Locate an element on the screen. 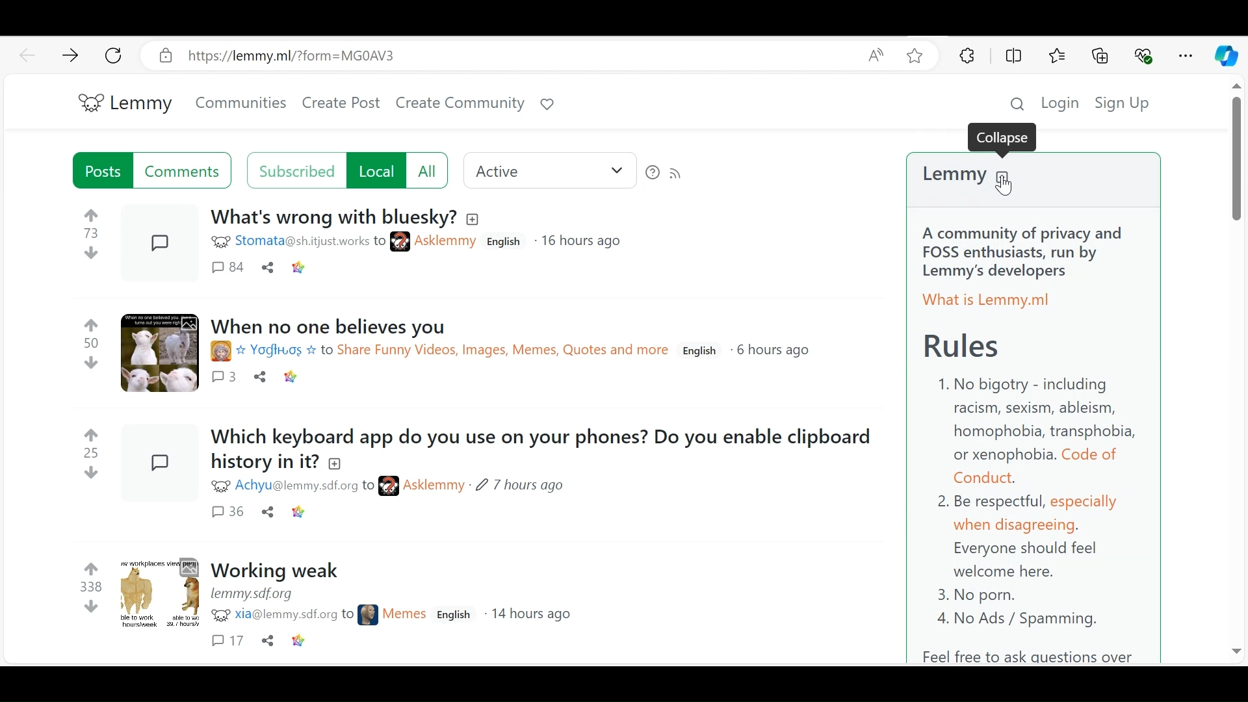 Image resolution: width=1248 pixels, height=702 pixels.  is located at coordinates (267, 640).